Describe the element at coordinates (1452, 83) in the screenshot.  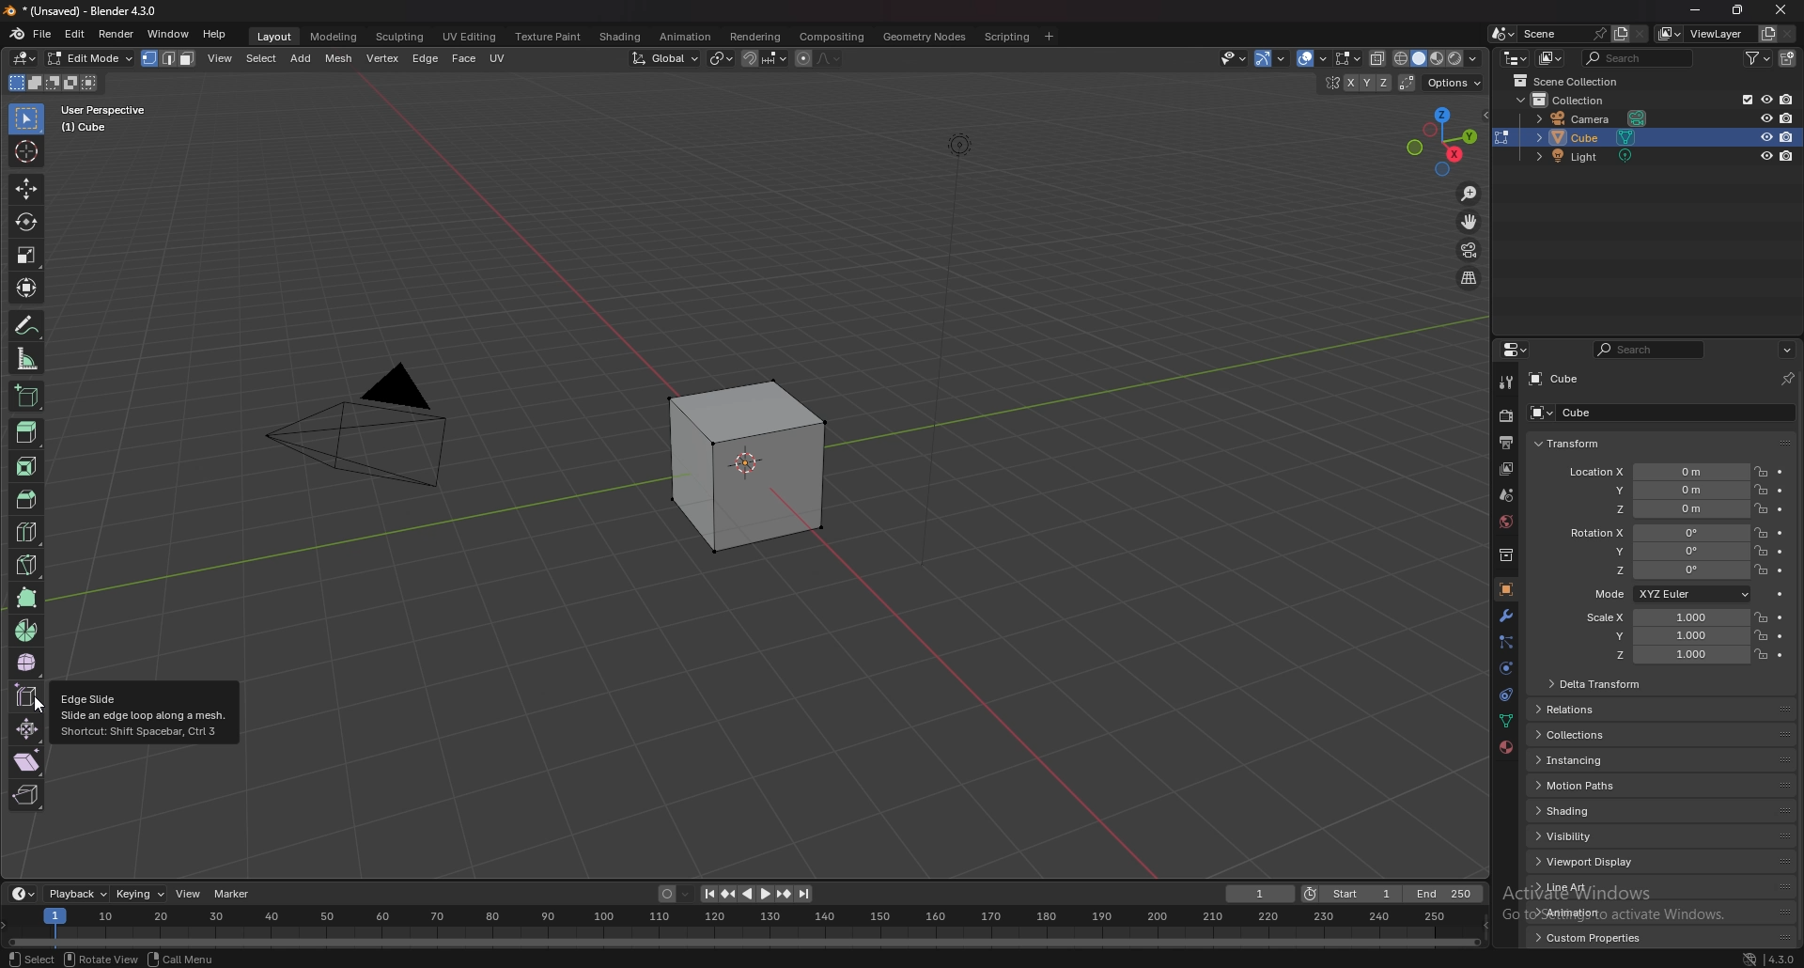
I see `options` at that location.